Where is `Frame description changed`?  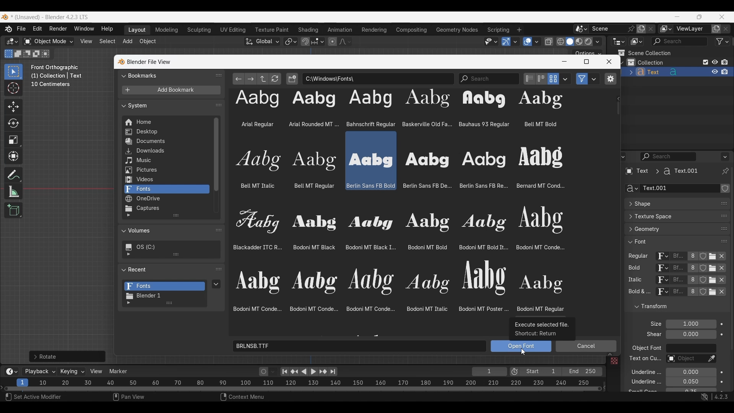
Frame description changed is located at coordinates (57, 76).